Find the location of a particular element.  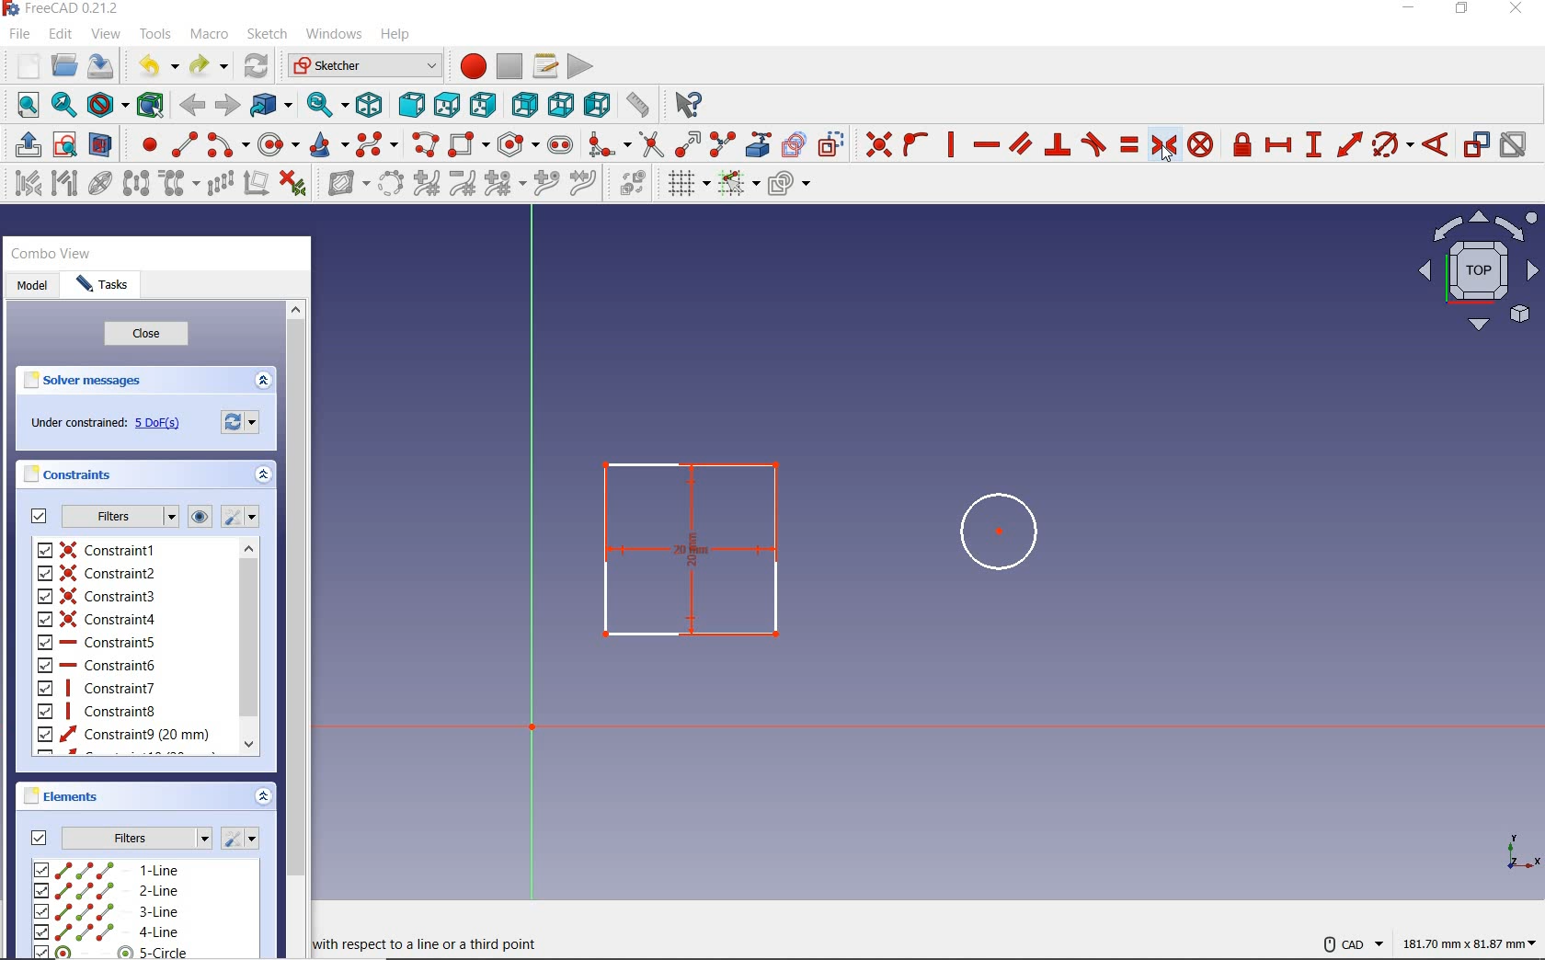

constrain horizontal distance is located at coordinates (1279, 144).